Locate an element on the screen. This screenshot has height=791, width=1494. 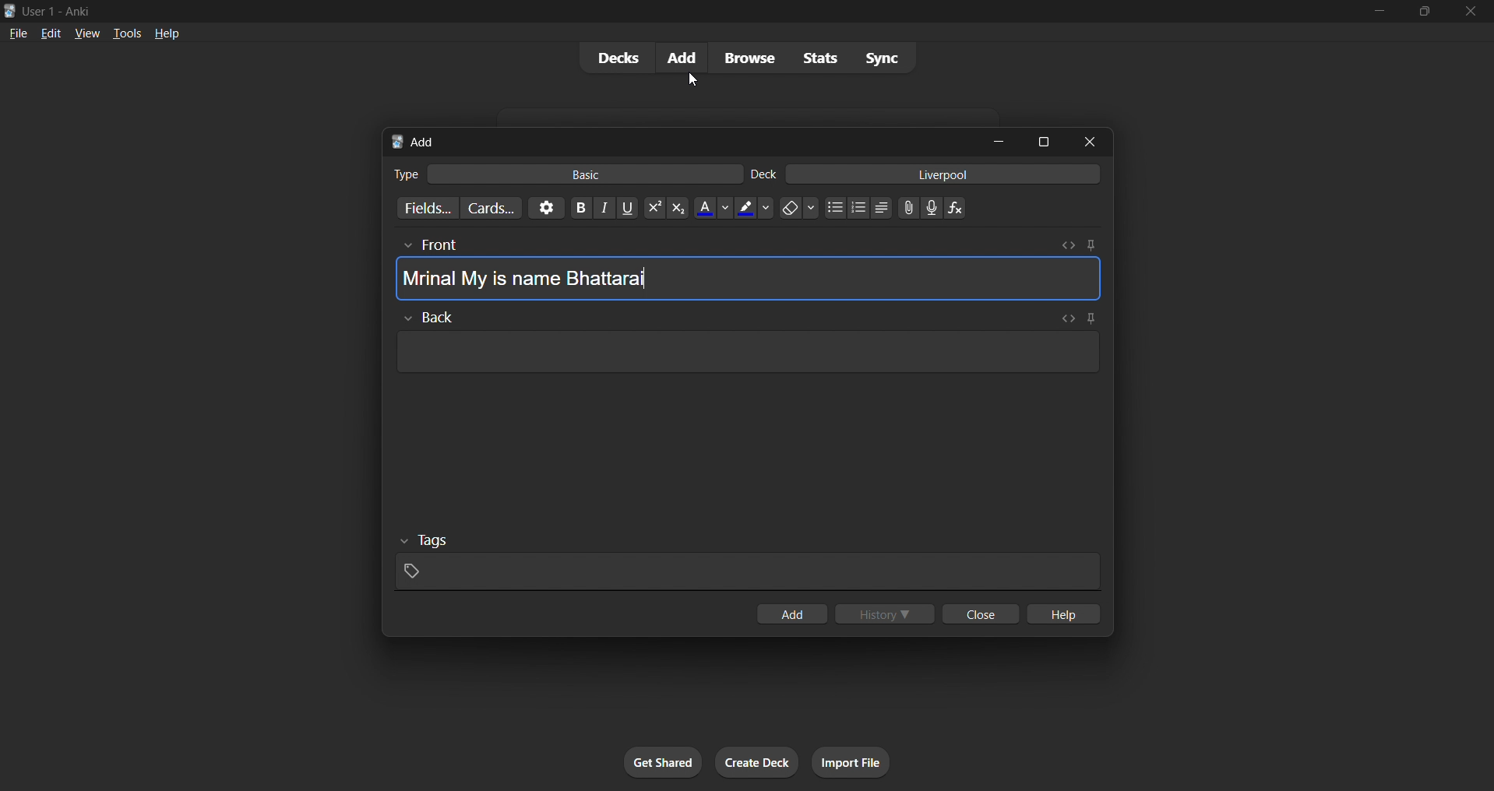
add is located at coordinates (790, 613).